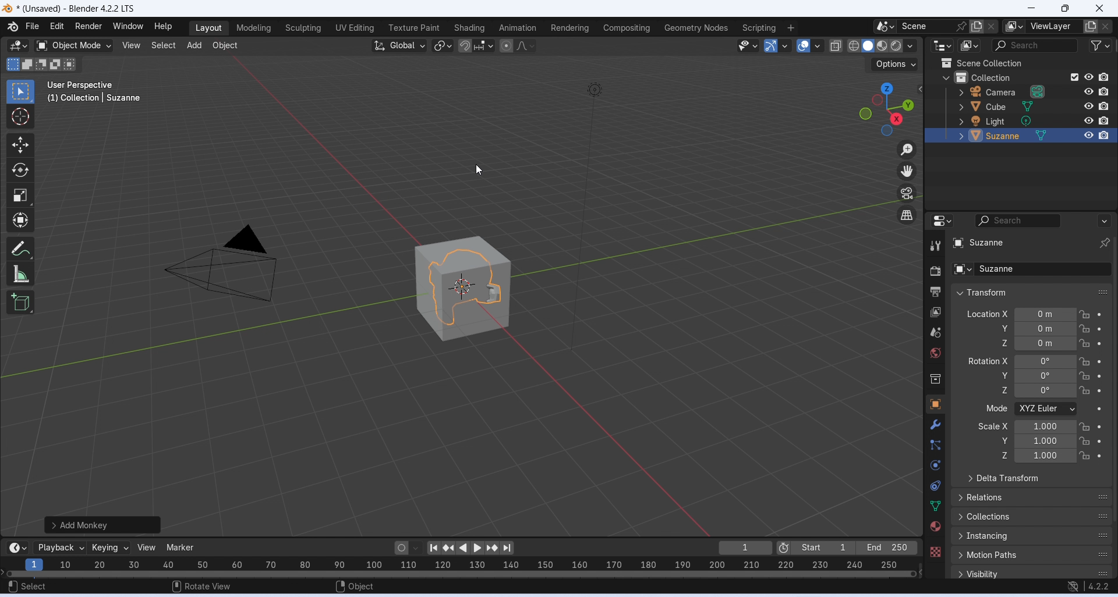 This screenshot has width=1118, height=597. Describe the element at coordinates (1029, 9) in the screenshot. I see `Minimize` at that location.